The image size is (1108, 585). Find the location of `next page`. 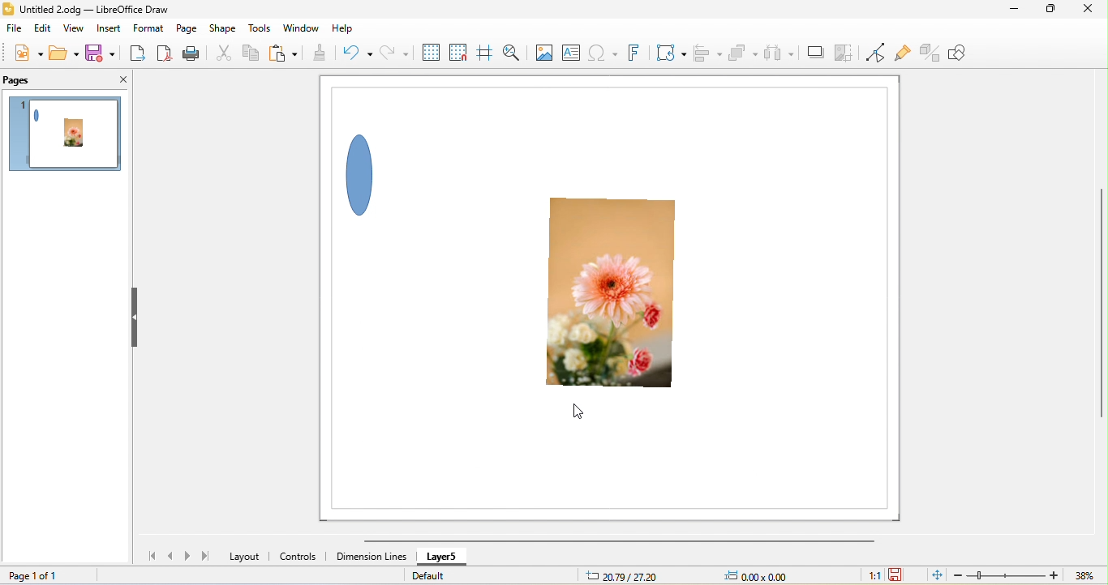

next page is located at coordinates (190, 556).